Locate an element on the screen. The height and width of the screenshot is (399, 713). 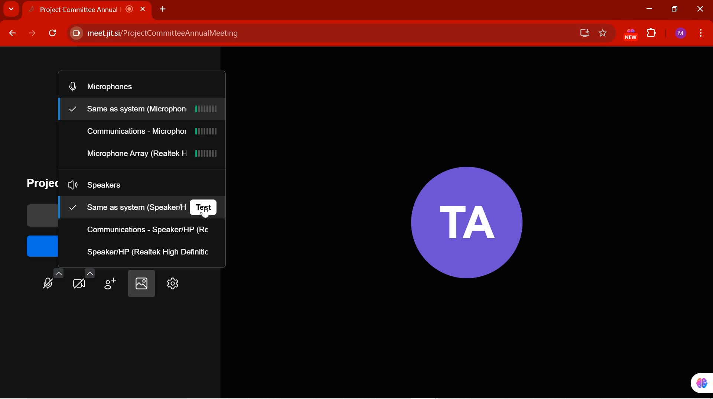
ACCOUNT NAME is located at coordinates (681, 34).